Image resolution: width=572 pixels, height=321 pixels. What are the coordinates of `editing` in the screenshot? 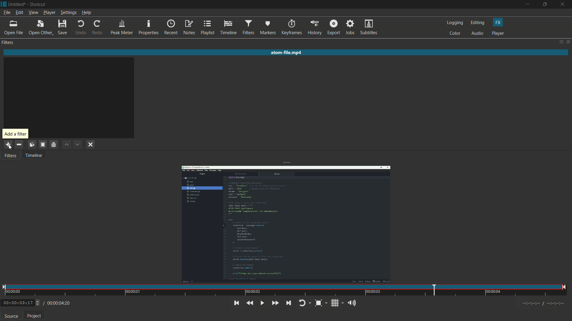 It's located at (478, 23).